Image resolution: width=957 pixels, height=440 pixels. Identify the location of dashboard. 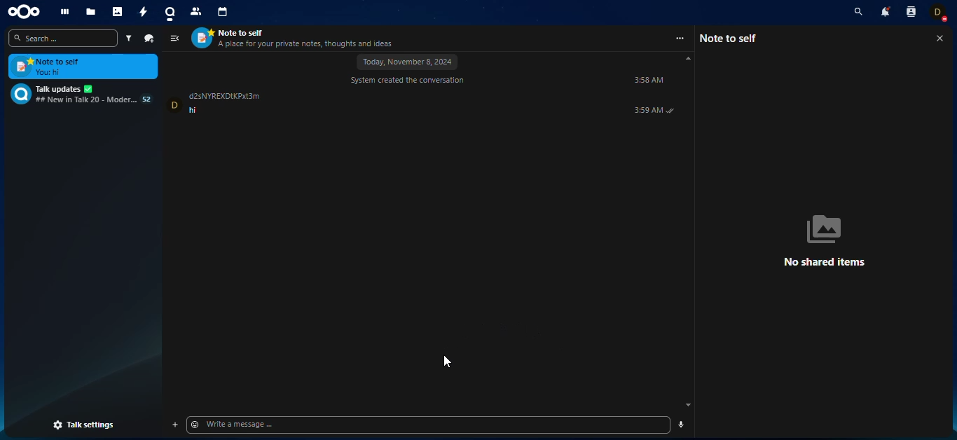
(65, 11).